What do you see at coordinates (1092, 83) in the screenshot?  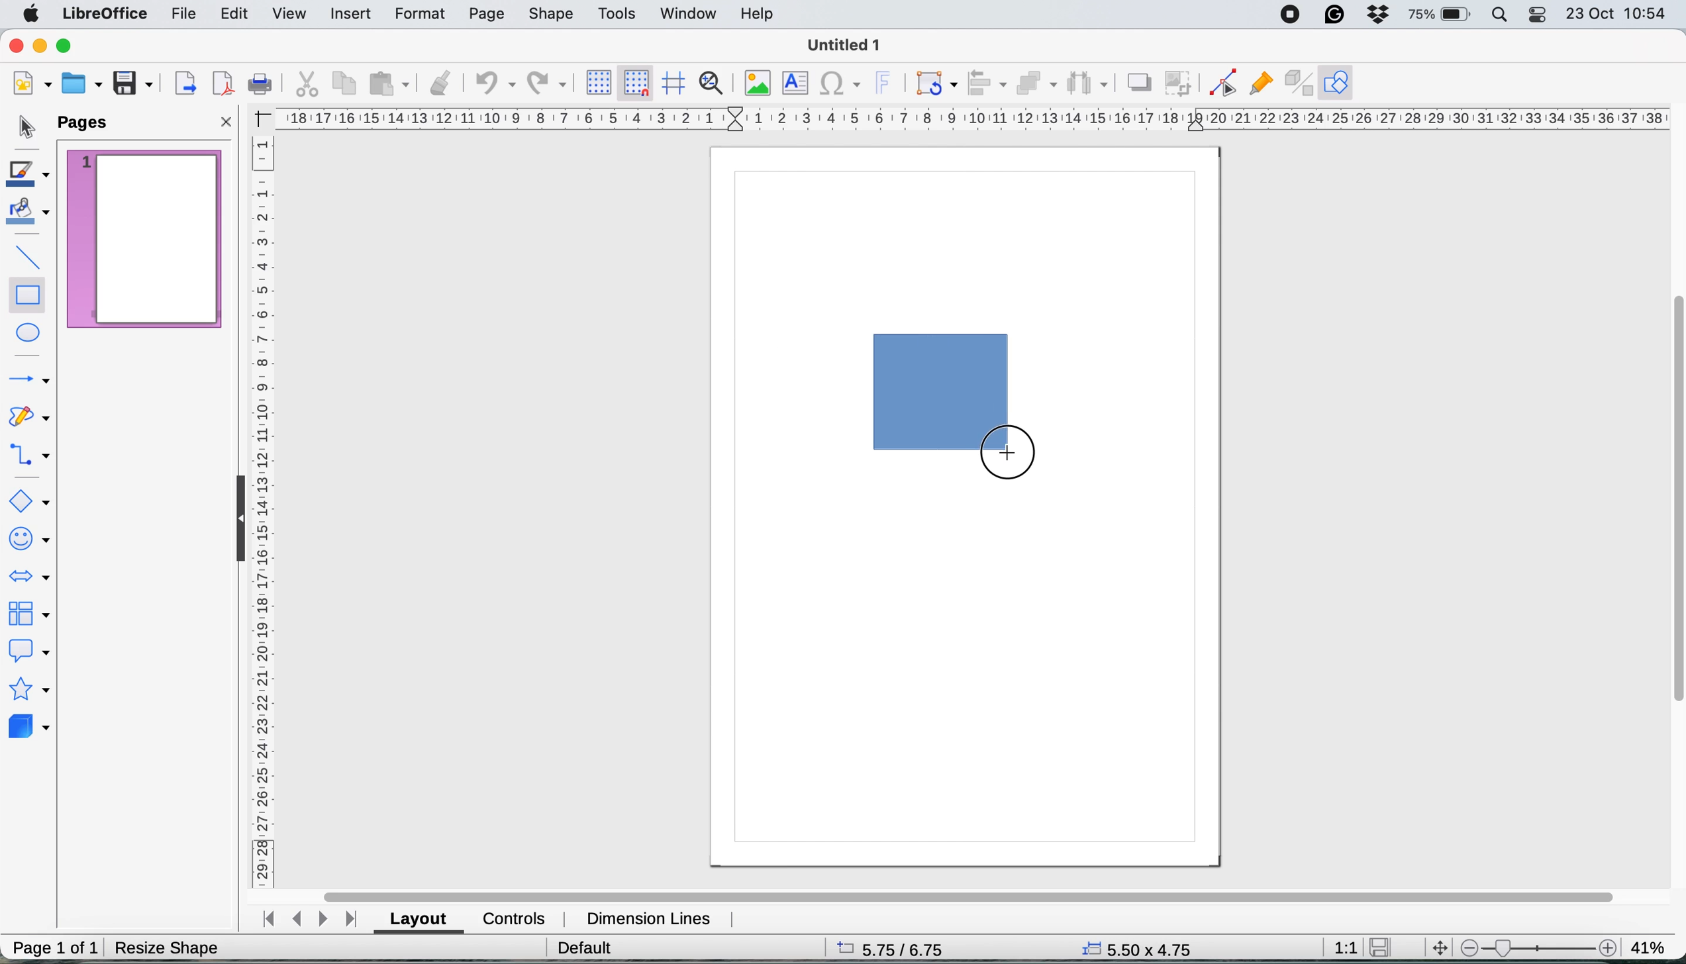 I see `select atleast three objects to distribute` at bounding box center [1092, 83].